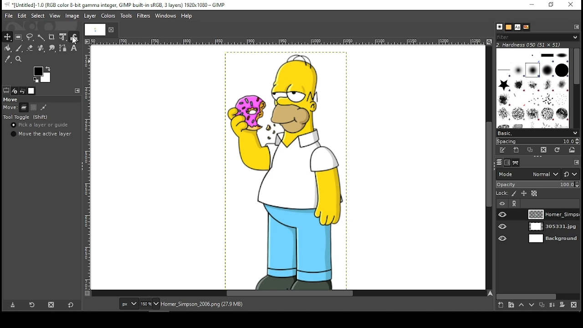  I want to click on scroll bar, so click(578, 88).